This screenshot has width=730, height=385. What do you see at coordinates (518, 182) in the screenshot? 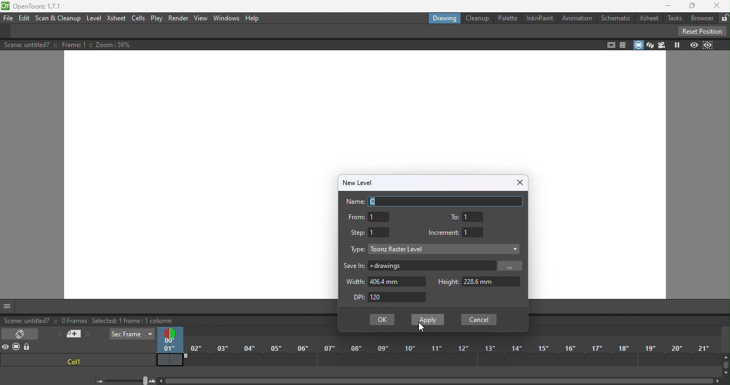
I see `Close` at bounding box center [518, 182].